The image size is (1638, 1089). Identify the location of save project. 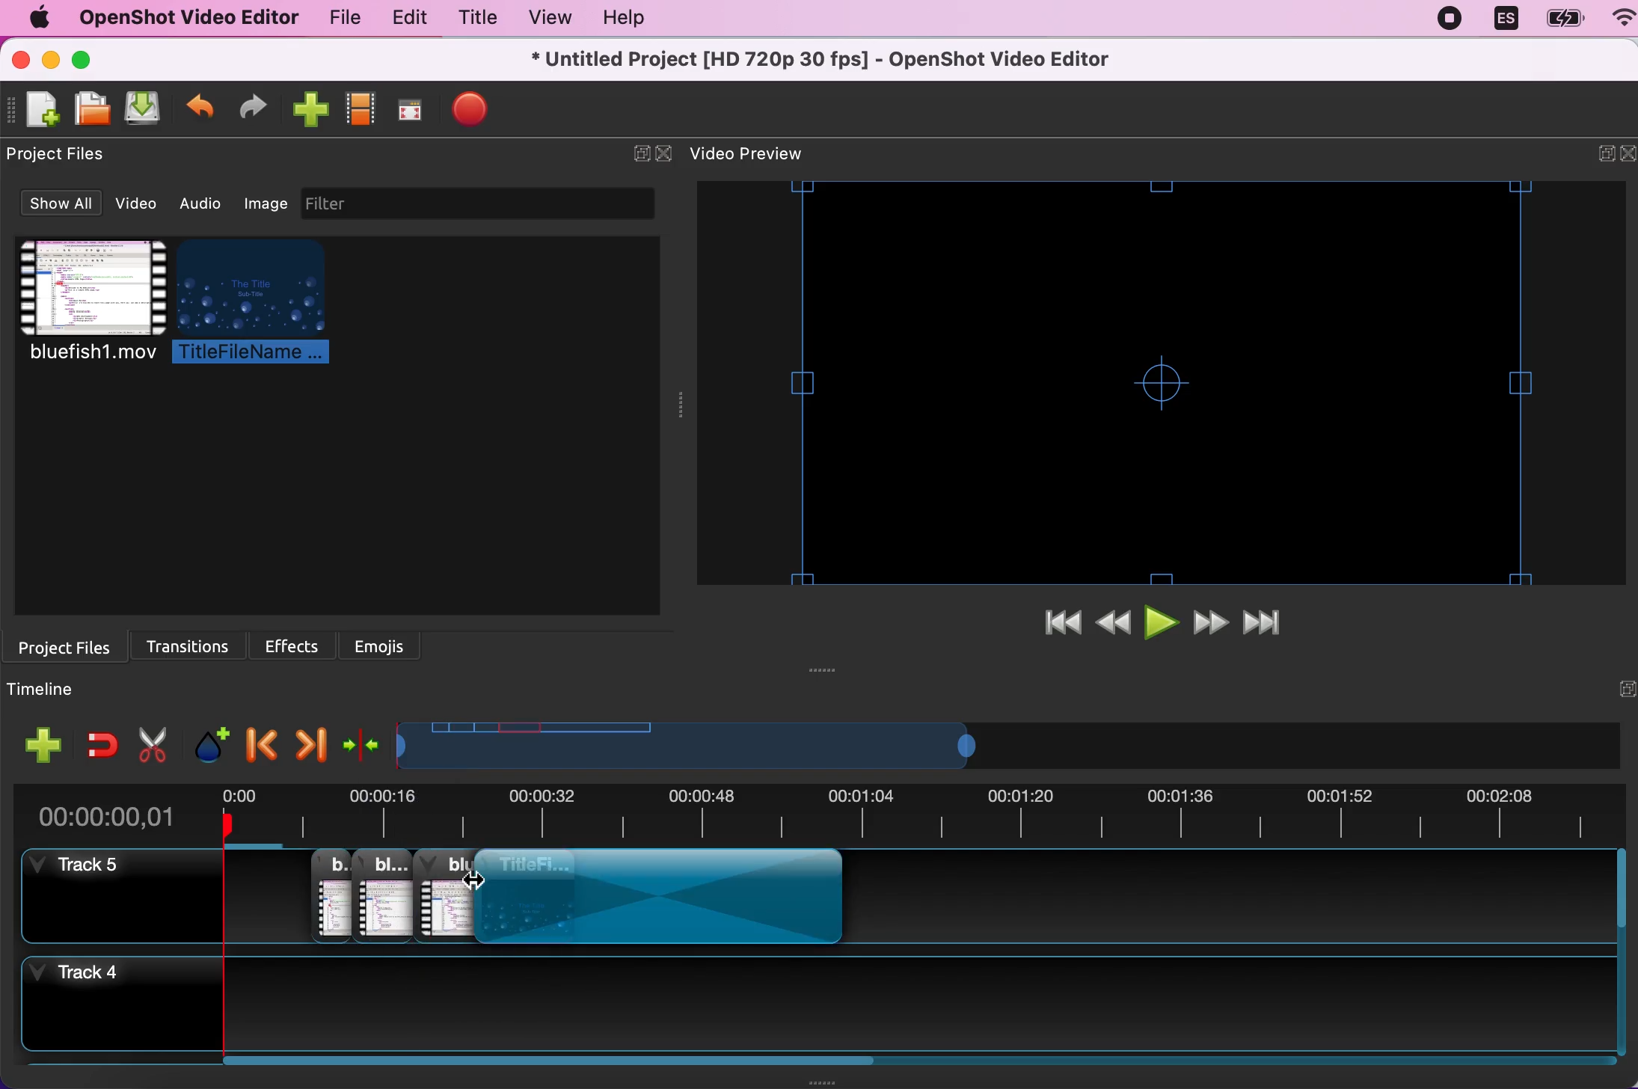
(141, 109).